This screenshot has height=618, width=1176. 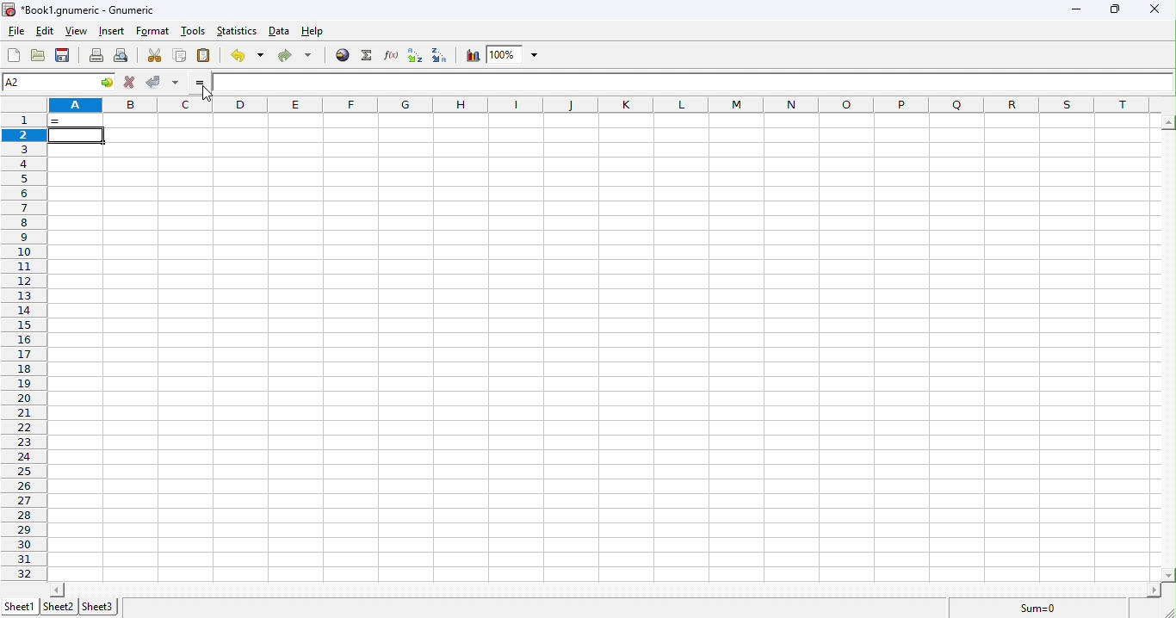 What do you see at coordinates (47, 80) in the screenshot?
I see `cell name A1` at bounding box center [47, 80].